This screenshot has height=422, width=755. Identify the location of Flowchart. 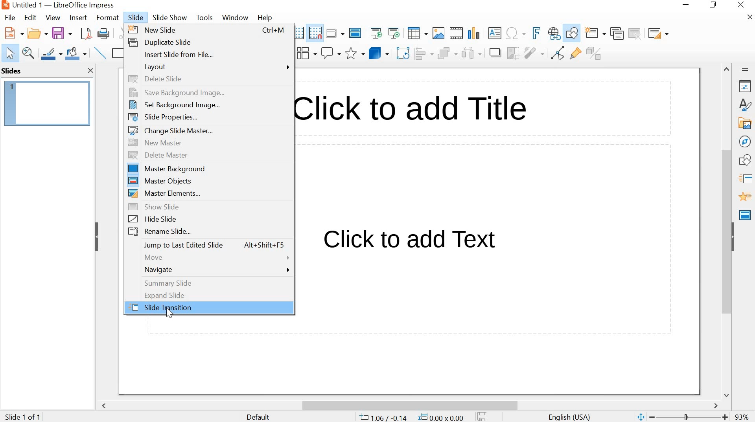
(306, 53).